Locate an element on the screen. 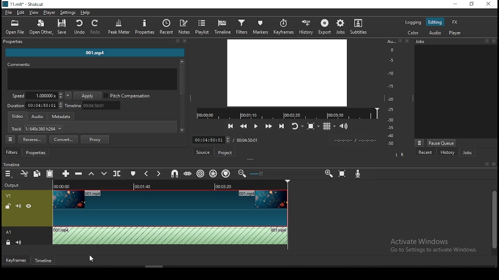 This screenshot has height=280, width=499. A1 is located at coordinates (16, 233).